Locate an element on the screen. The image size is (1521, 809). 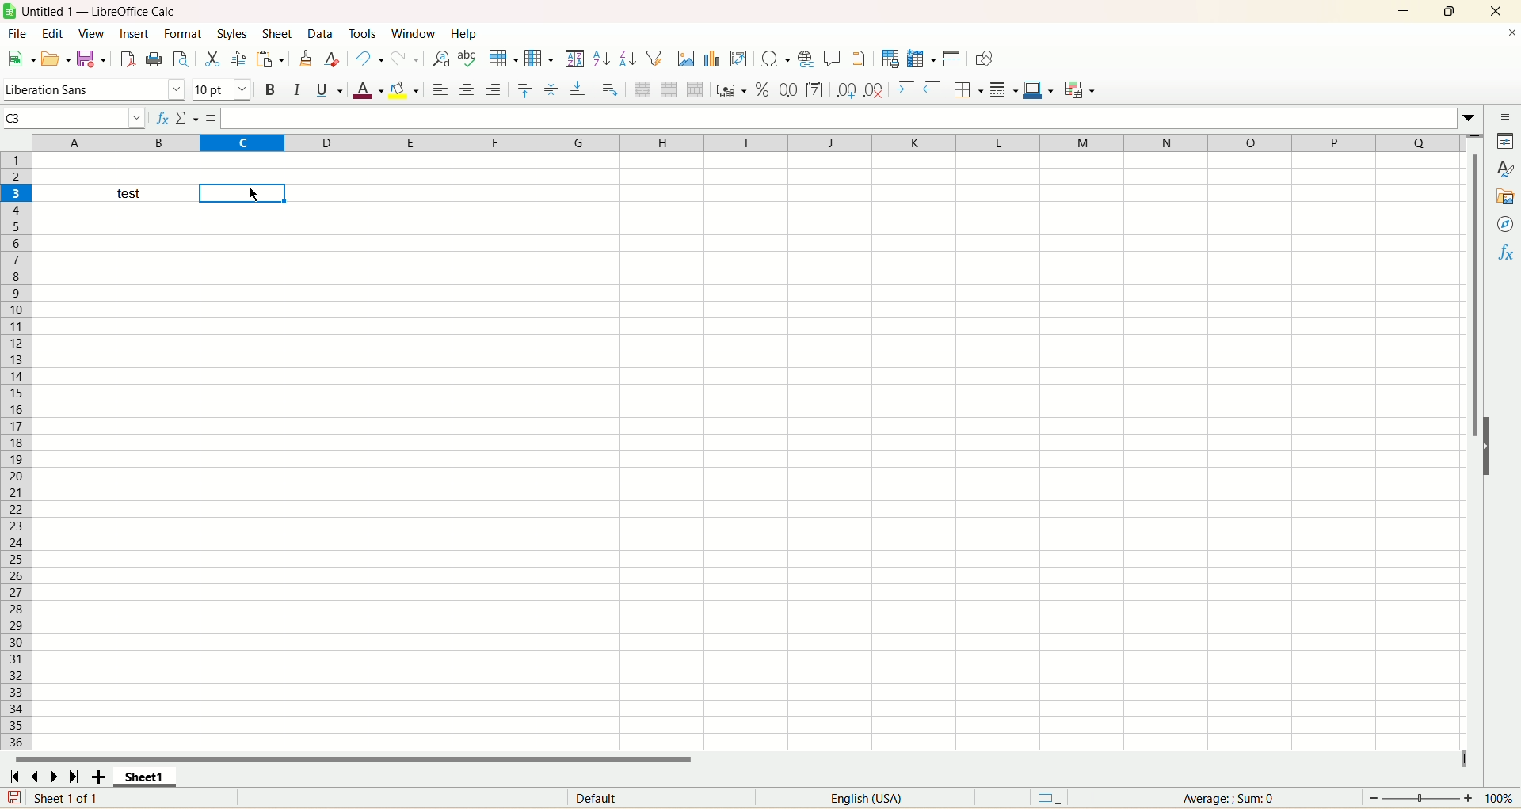
undo is located at coordinates (368, 59).